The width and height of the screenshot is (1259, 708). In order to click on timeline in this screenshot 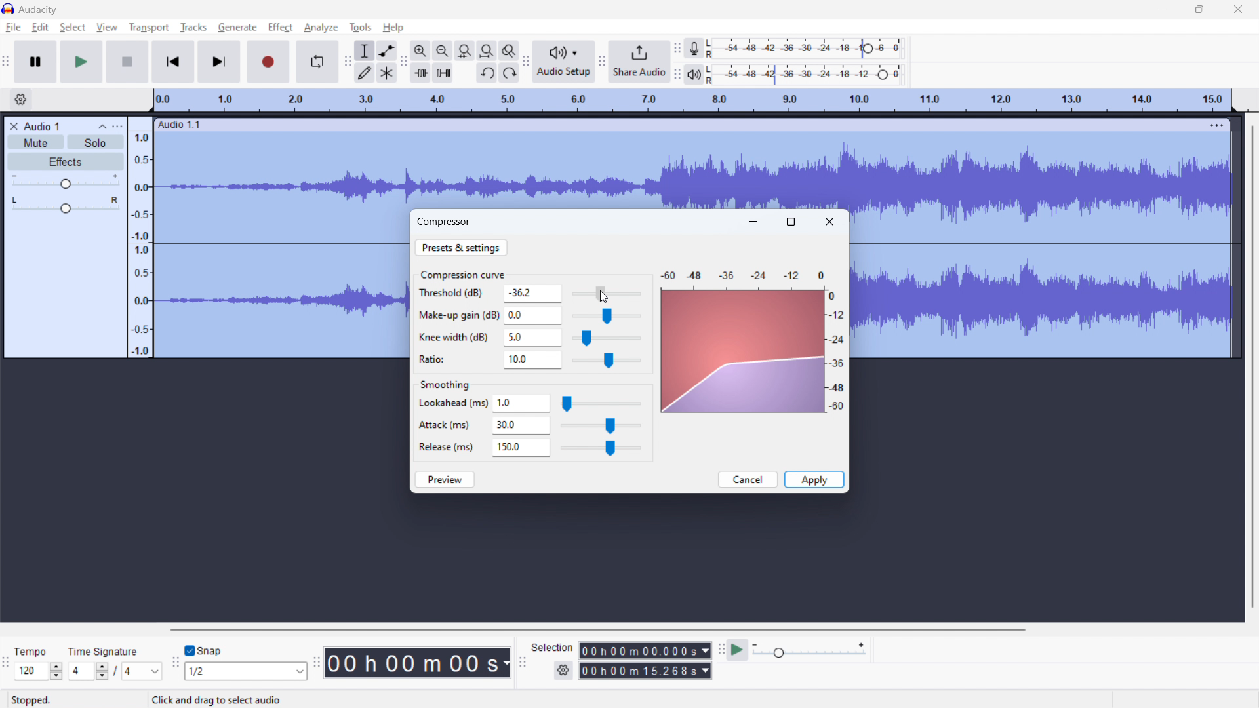, I will do `click(692, 101)`.